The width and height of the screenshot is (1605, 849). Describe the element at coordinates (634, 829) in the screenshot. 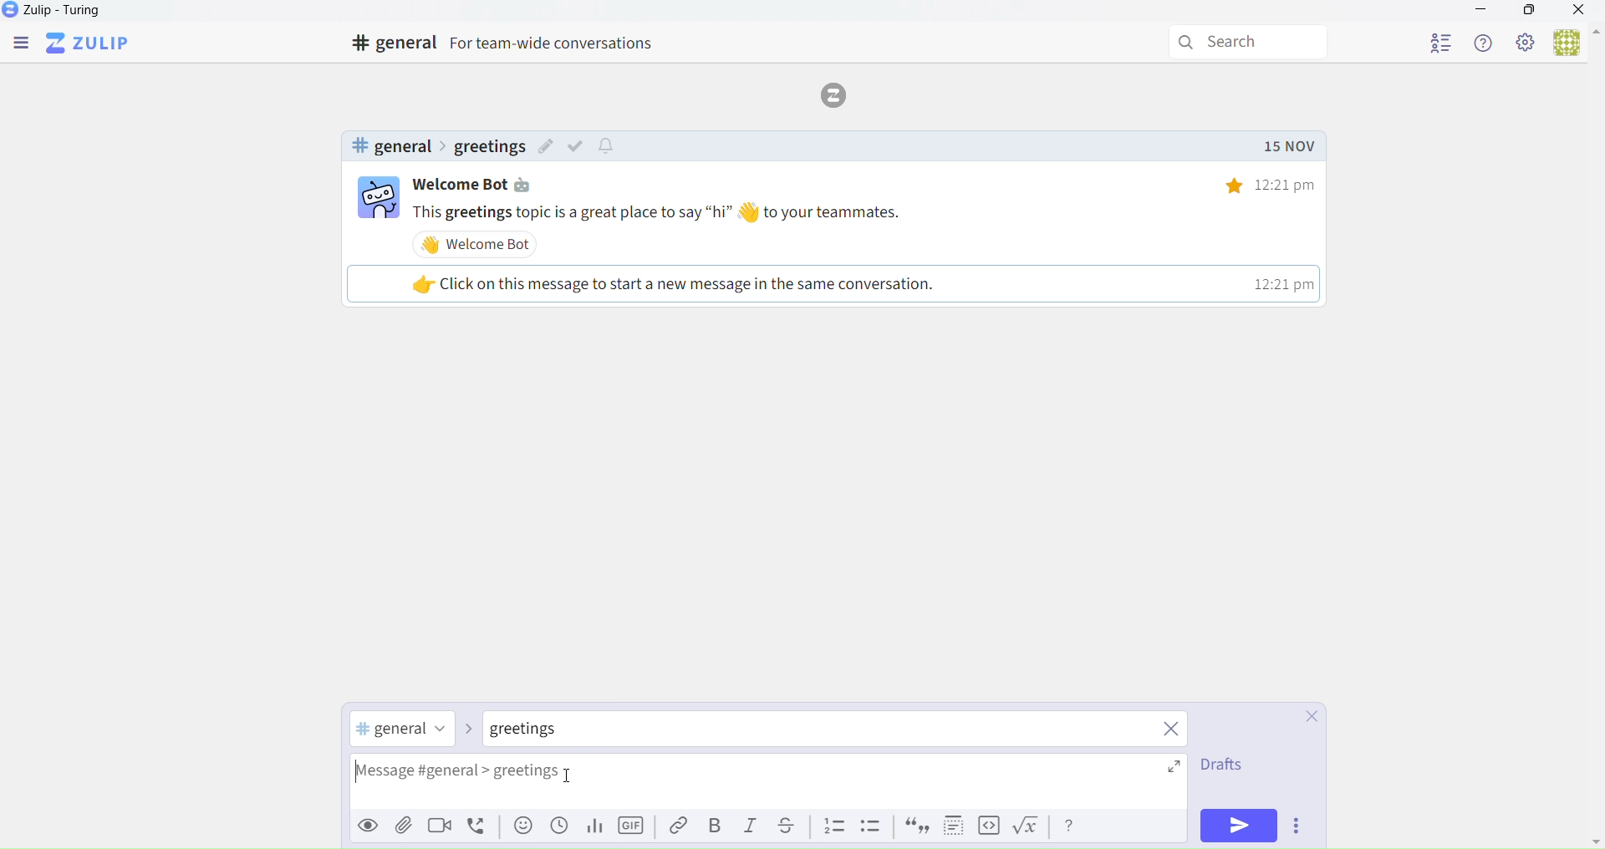

I see `GIF` at that location.